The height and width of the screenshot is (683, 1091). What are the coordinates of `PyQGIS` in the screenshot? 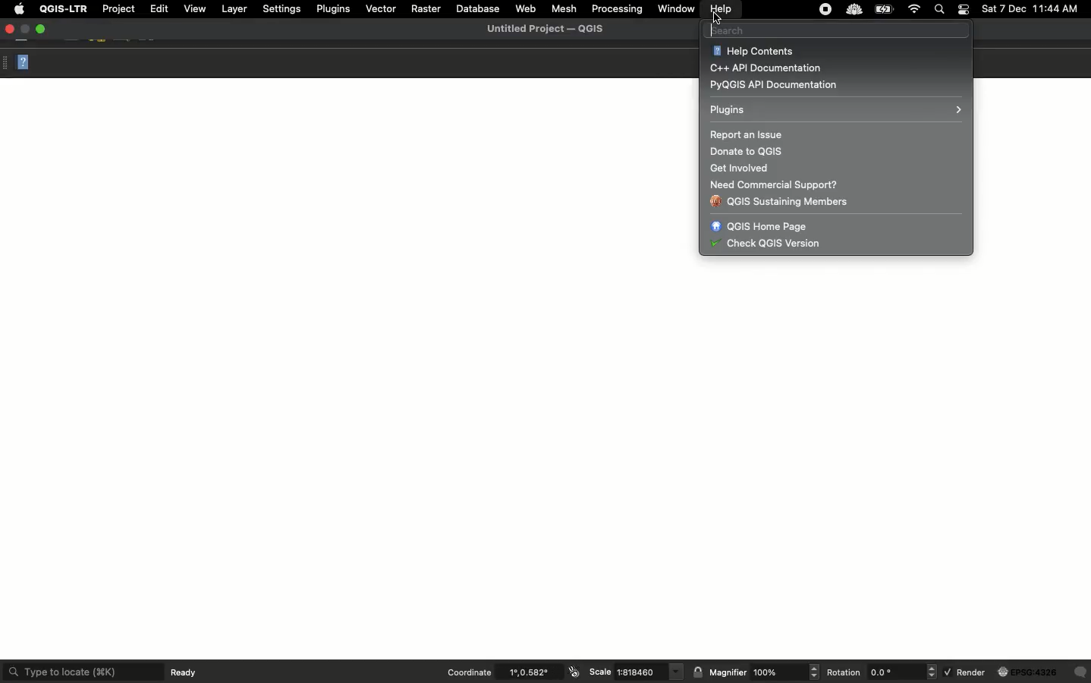 It's located at (775, 85).